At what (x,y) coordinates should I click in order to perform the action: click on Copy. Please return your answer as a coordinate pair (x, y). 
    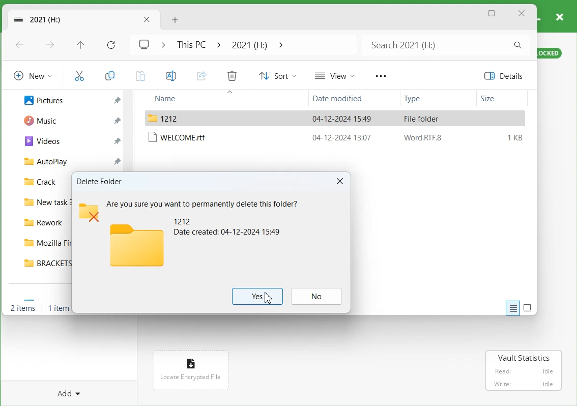
    Looking at the image, I should click on (110, 74).